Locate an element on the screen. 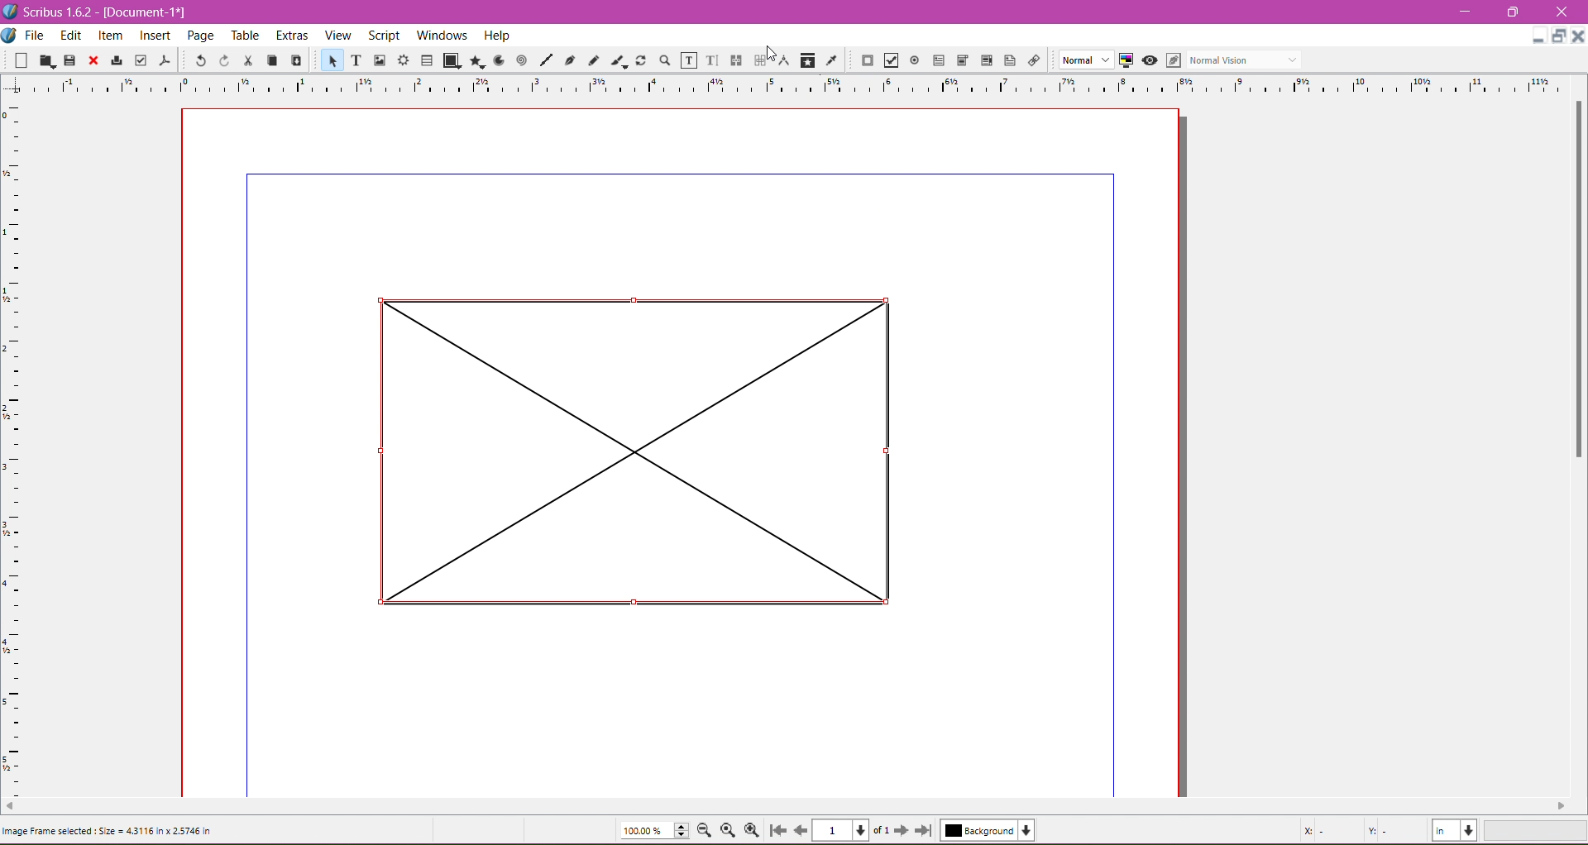 The width and height of the screenshot is (1588, 845). Print is located at coordinates (116, 60).